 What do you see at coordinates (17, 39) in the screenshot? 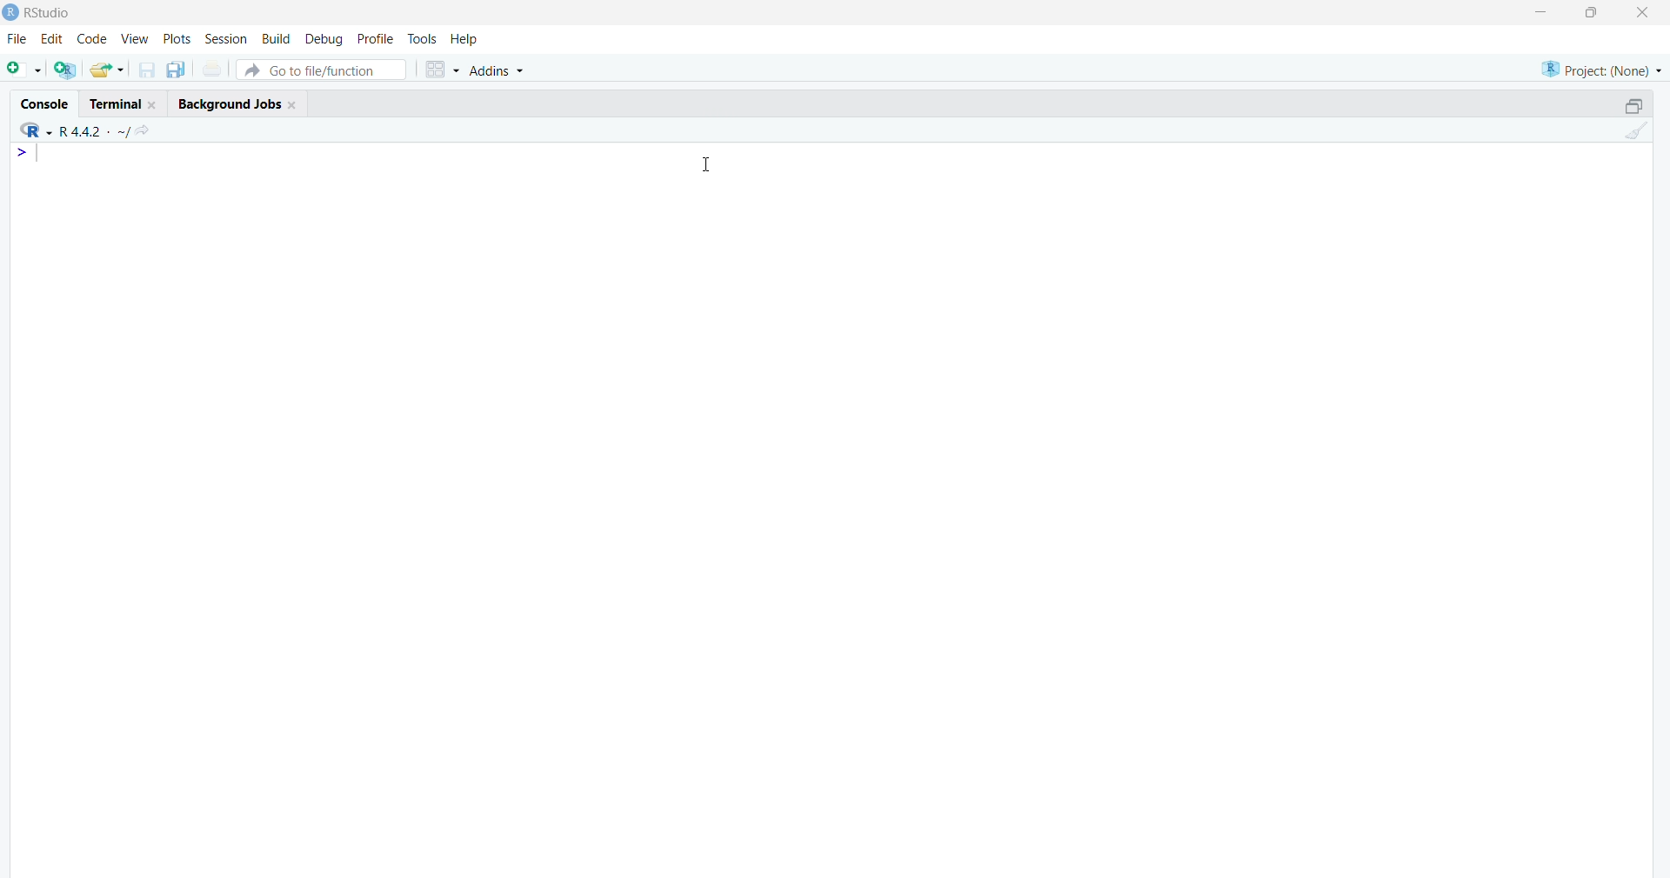
I see `File` at bounding box center [17, 39].